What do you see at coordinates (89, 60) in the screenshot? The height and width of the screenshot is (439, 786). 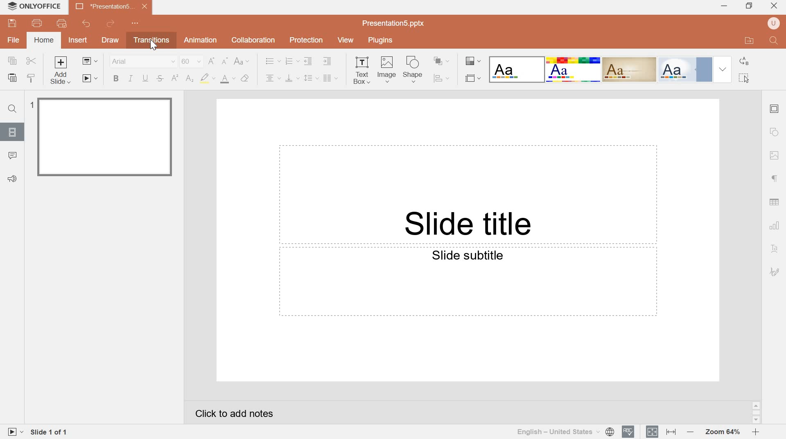 I see `slide layout` at bounding box center [89, 60].